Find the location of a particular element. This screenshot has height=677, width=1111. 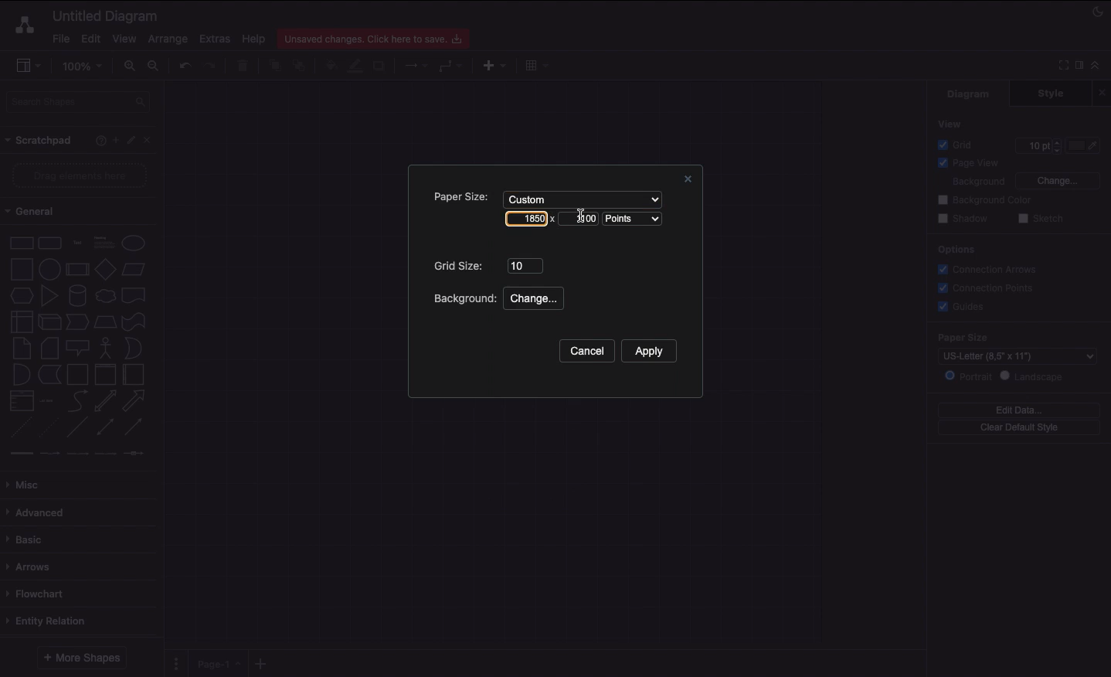

Edit is located at coordinates (133, 141).